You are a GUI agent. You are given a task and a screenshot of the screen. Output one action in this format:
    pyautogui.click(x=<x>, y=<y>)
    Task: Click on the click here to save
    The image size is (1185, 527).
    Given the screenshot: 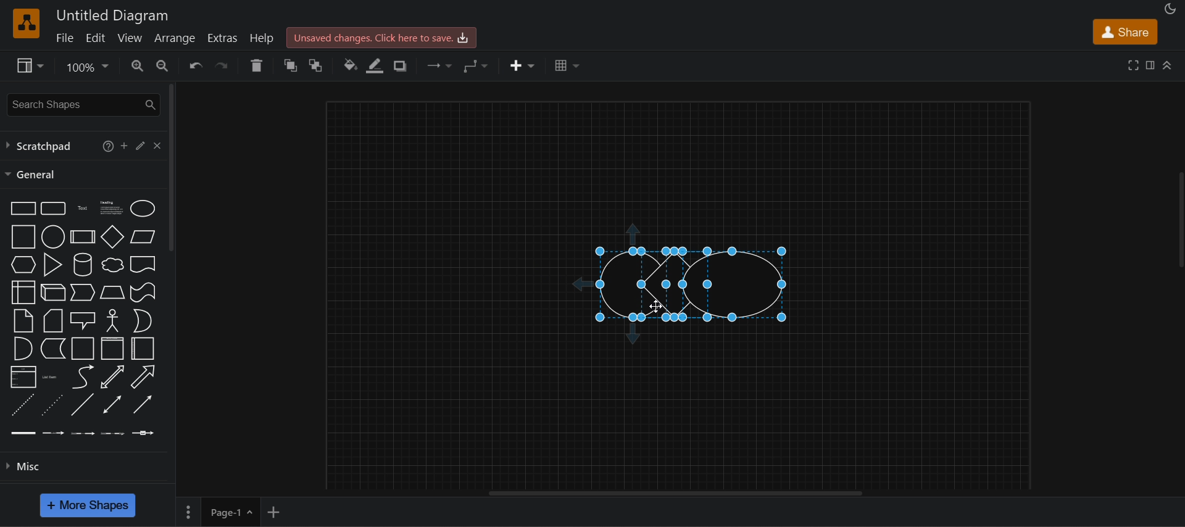 What is the action you would take?
    pyautogui.click(x=380, y=37)
    